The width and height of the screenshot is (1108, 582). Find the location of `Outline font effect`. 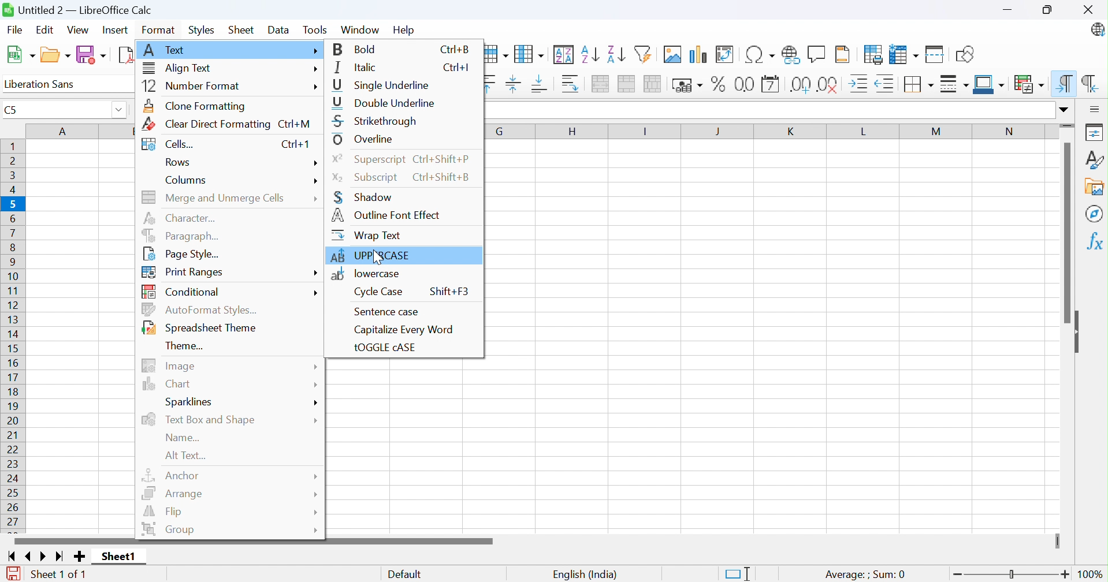

Outline font effect is located at coordinates (388, 215).